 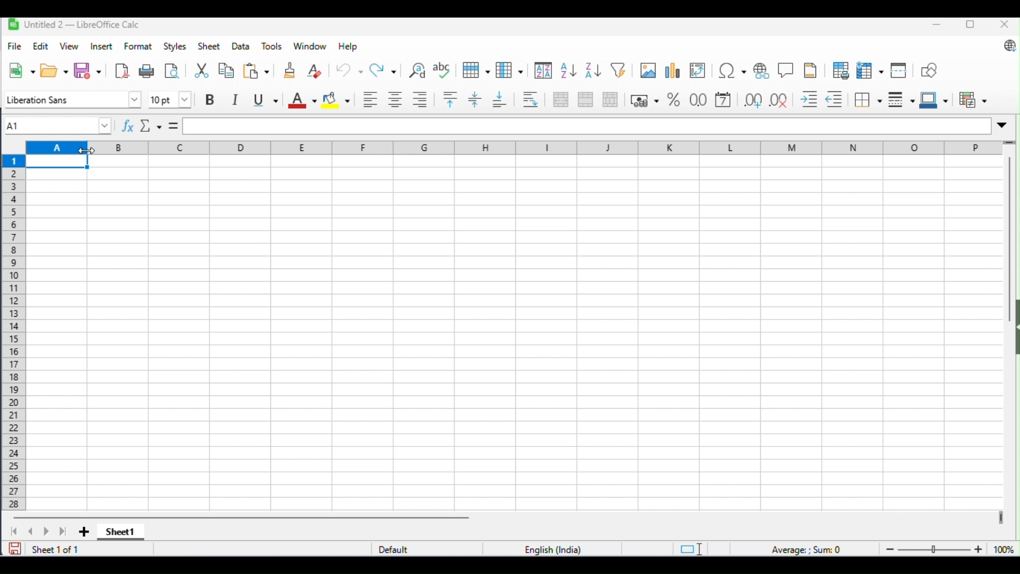 What do you see at coordinates (561, 99) in the screenshot?
I see `merge and center` at bounding box center [561, 99].